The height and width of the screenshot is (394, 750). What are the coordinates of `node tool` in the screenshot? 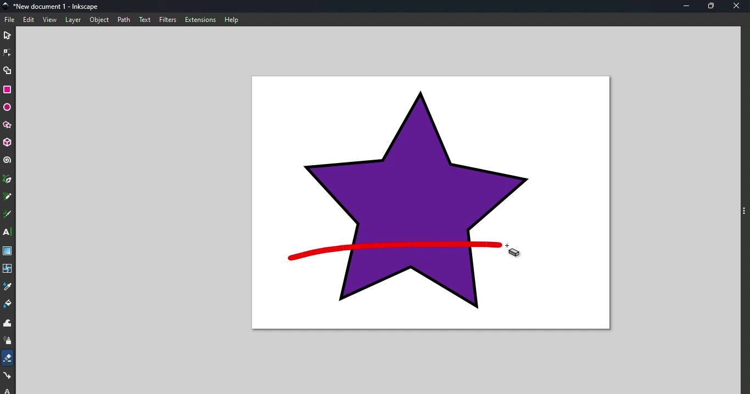 It's located at (8, 52).